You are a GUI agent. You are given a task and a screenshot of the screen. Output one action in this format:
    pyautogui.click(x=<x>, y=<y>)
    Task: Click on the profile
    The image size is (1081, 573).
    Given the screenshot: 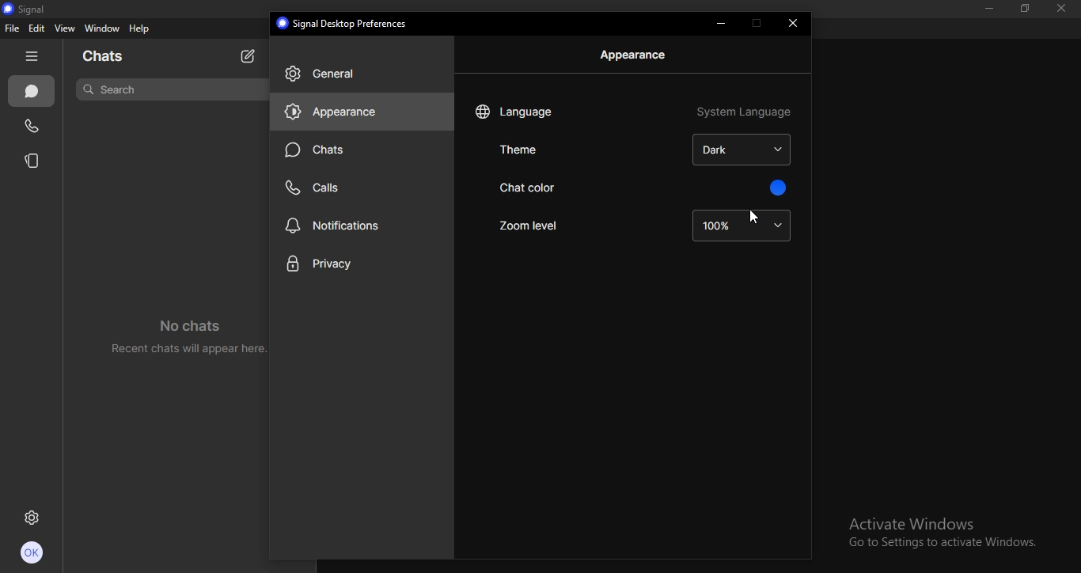 What is the action you would take?
    pyautogui.click(x=33, y=555)
    